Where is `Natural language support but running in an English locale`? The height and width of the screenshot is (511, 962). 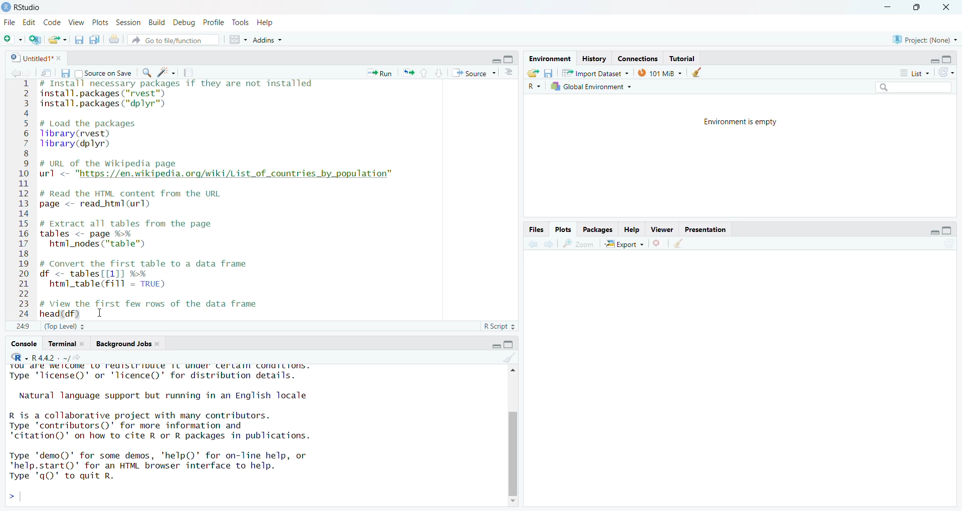 Natural language support but running in an English locale is located at coordinates (164, 396).